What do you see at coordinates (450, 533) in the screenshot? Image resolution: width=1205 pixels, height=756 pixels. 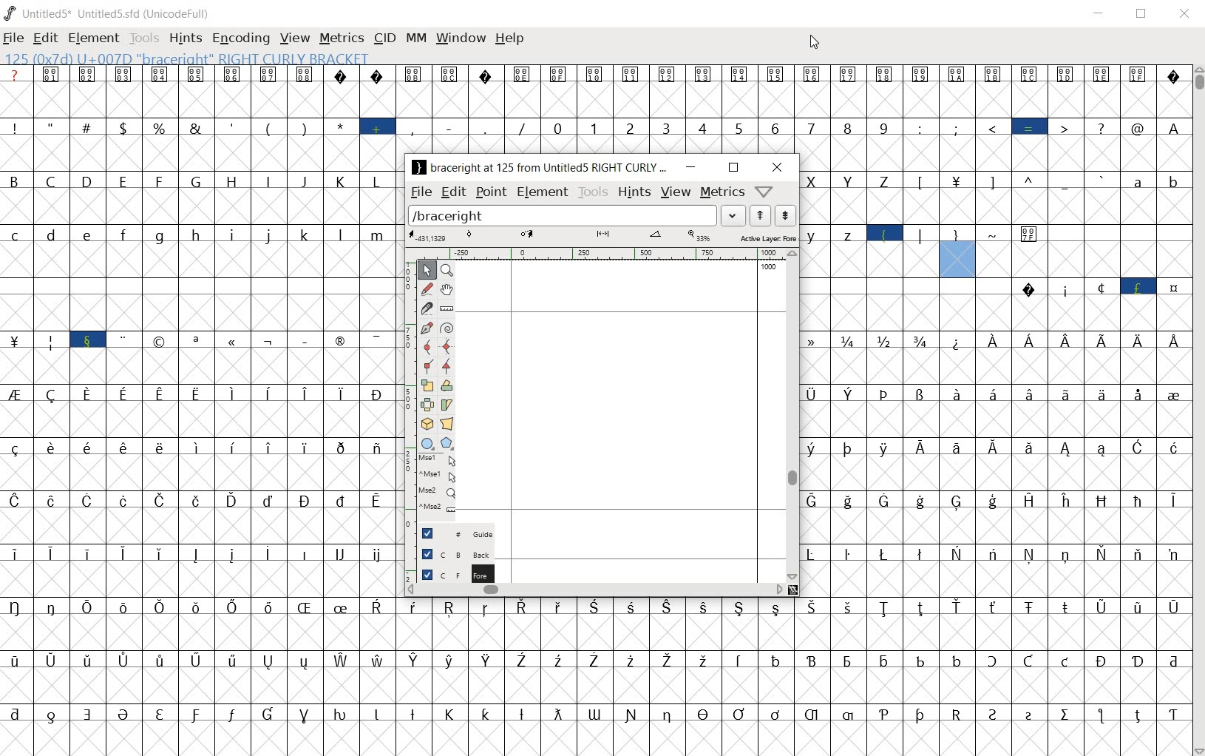 I see `Guide` at bounding box center [450, 533].